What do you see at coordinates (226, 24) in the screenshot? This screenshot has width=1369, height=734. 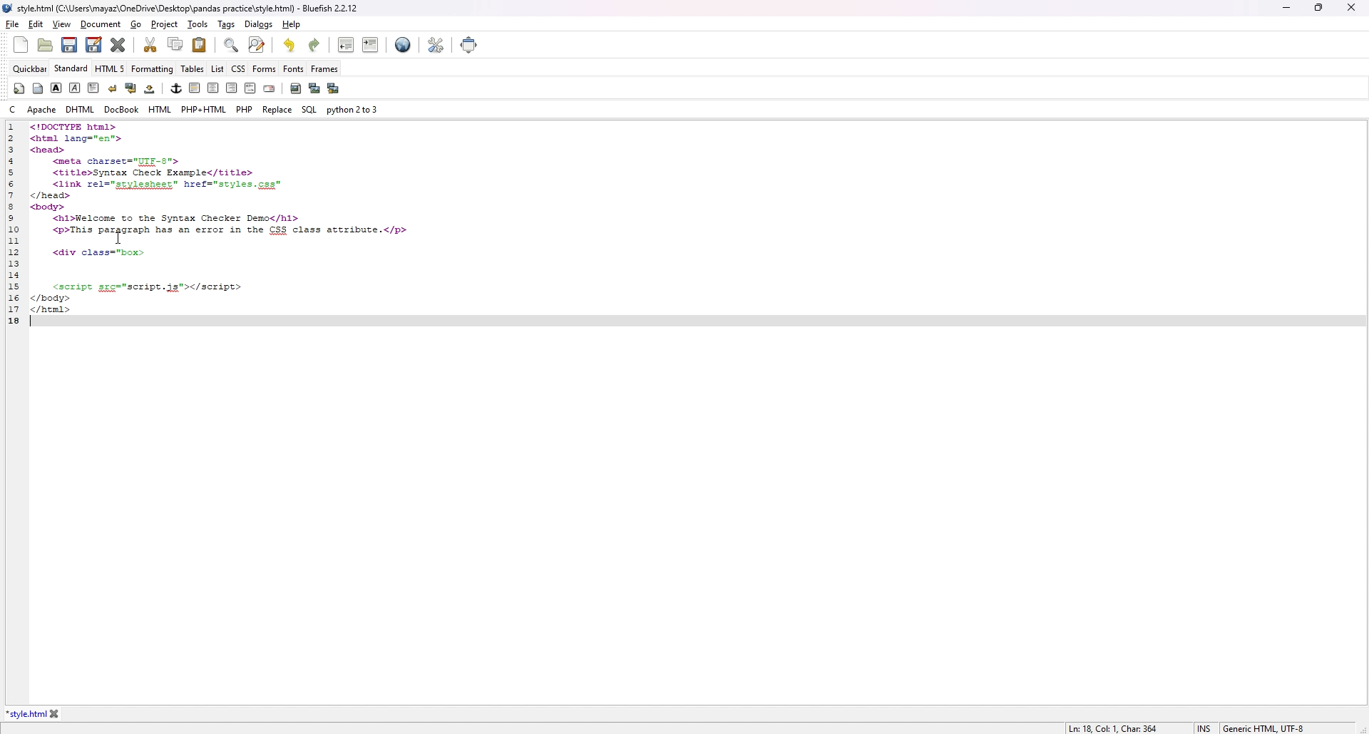 I see `tags` at bounding box center [226, 24].